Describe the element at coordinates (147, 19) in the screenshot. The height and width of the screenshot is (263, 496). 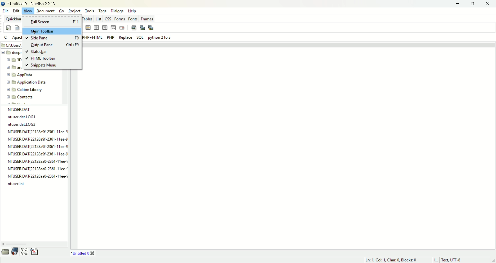
I see `frames` at that location.